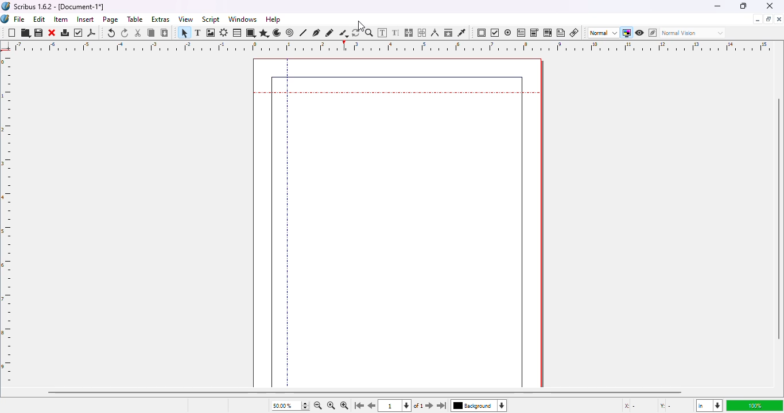 The height and width of the screenshot is (413, 784). I want to click on close, so click(770, 6).